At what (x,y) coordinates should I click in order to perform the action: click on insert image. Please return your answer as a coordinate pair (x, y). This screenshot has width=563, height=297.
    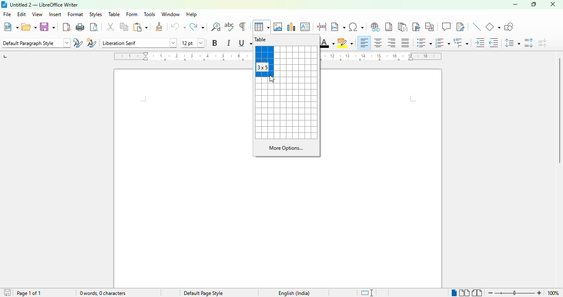
    Looking at the image, I should click on (278, 27).